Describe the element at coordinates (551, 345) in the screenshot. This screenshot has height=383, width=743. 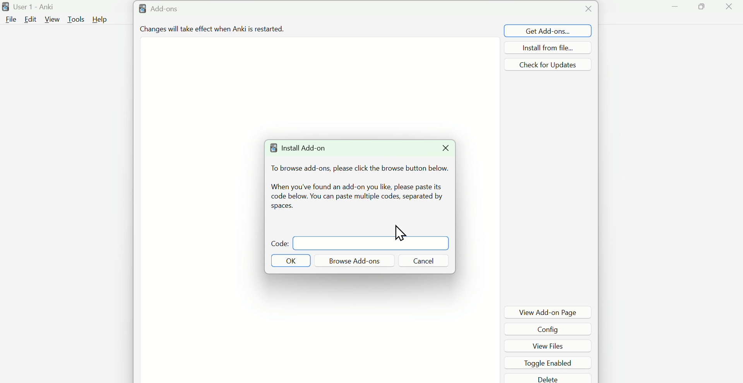
I see `View files` at that location.